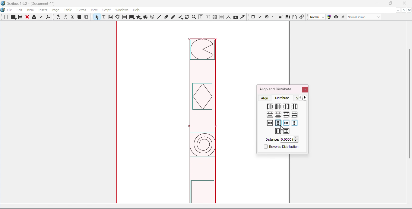 The width and height of the screenshot is (412, 209). What do you see at coordinates (253, 17) in the screenshot?
I see `PDF push button` at bounding box center [253, 17].